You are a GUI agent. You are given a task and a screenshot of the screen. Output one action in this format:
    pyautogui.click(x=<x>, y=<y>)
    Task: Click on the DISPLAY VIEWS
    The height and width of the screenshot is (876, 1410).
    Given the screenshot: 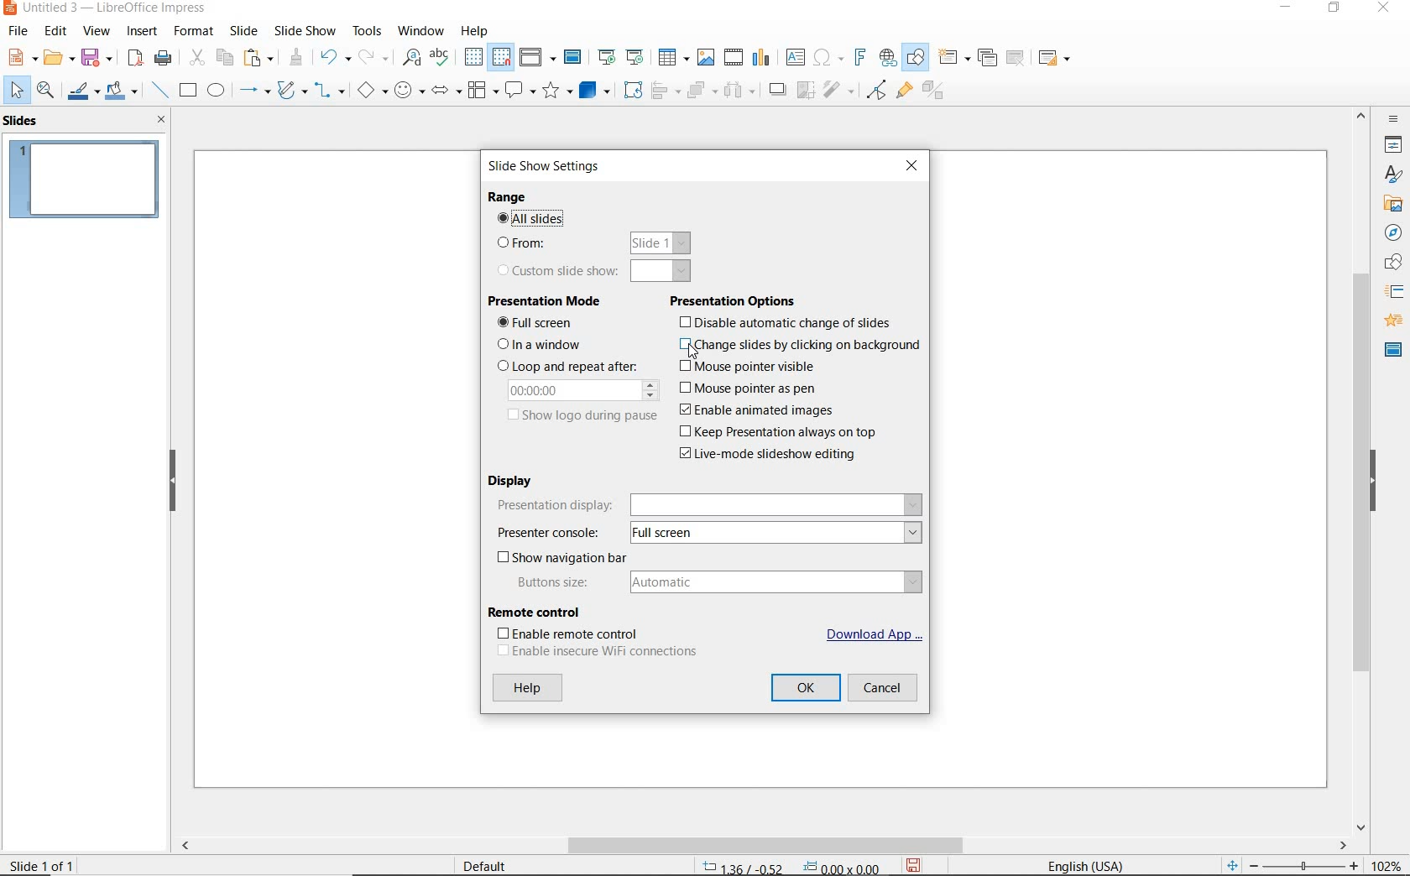 What is the action you would take?
    pyautogui.click(x=538, y=57)
    